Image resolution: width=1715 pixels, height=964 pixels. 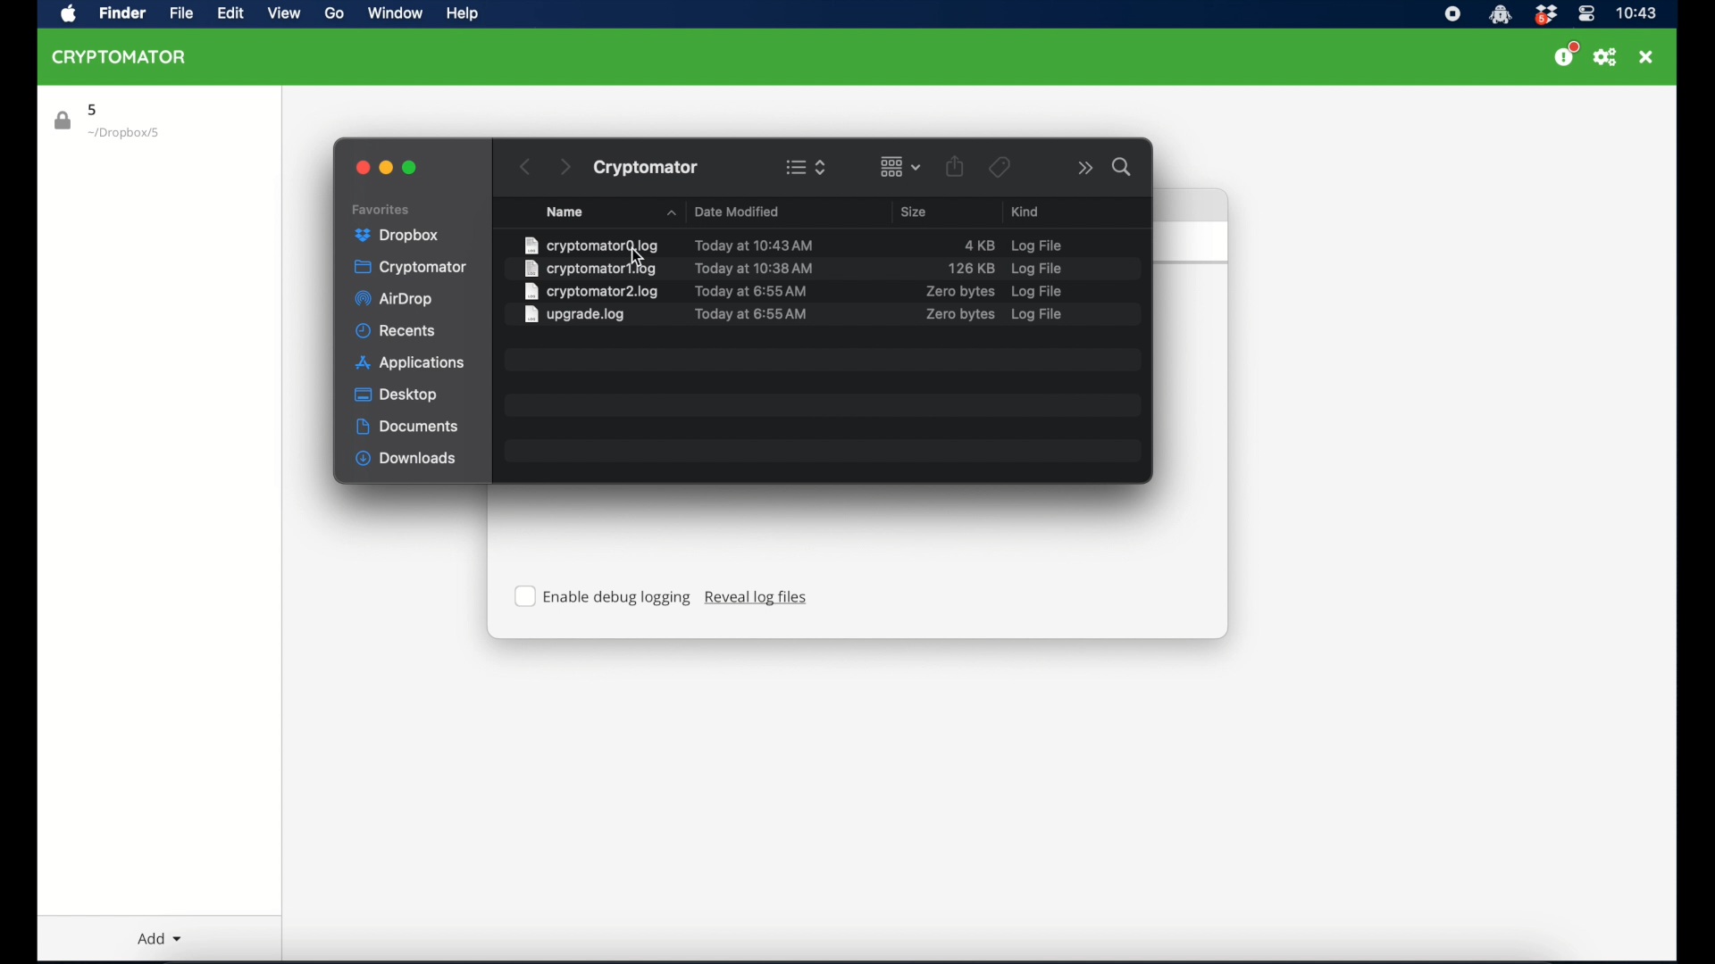 I want to click on date modified, so click(x=739, y=212).